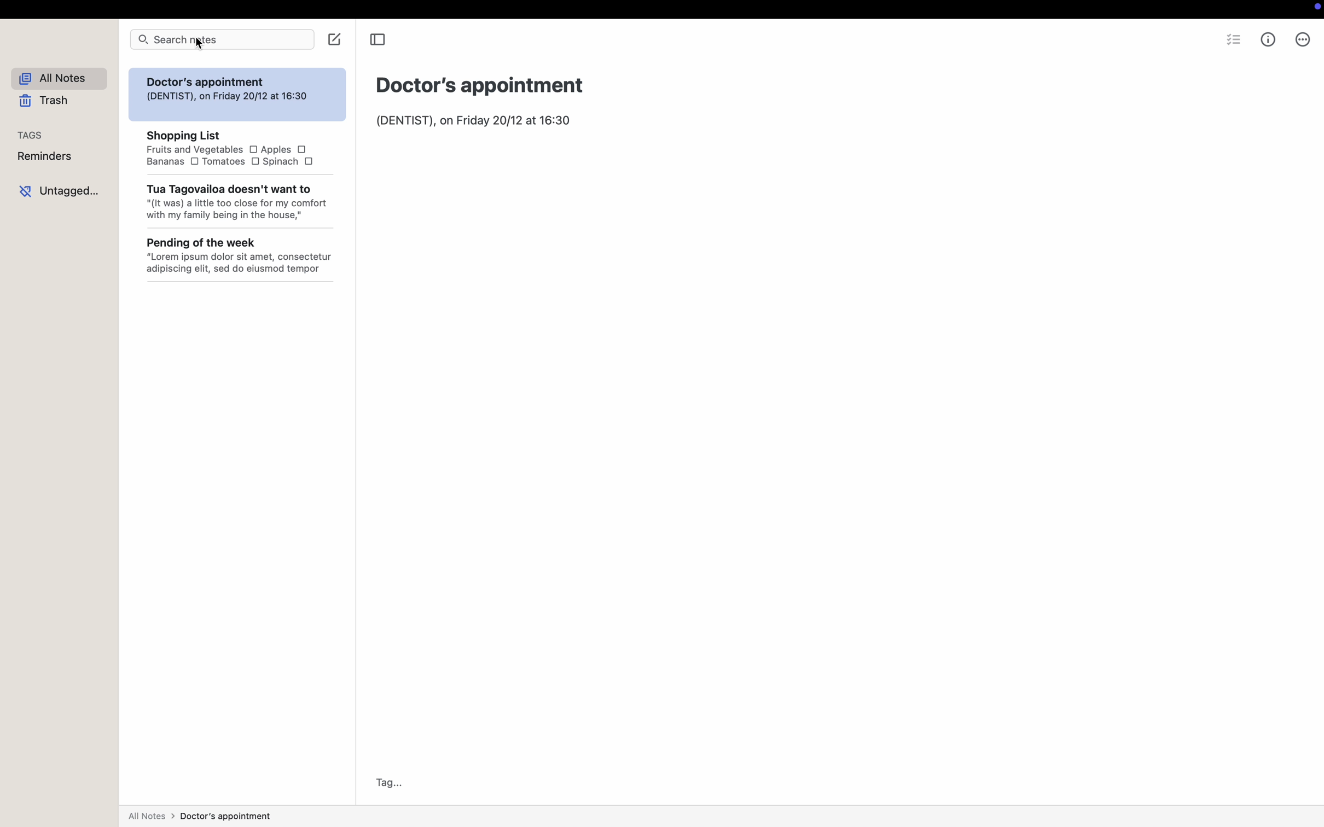  What do you see at coordinates (201, 815) in the screenshot?
I see `all notes > doctor's appointment` at bounding box center [201, 815].